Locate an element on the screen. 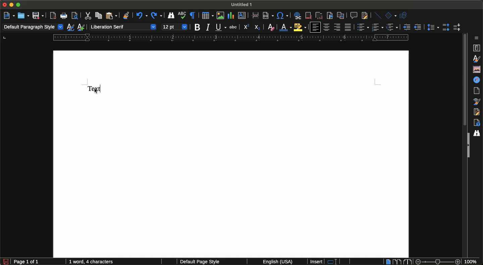 The width and height of the screenshot is (483, 265). Clone formatting is located at coordinates (127, 16).